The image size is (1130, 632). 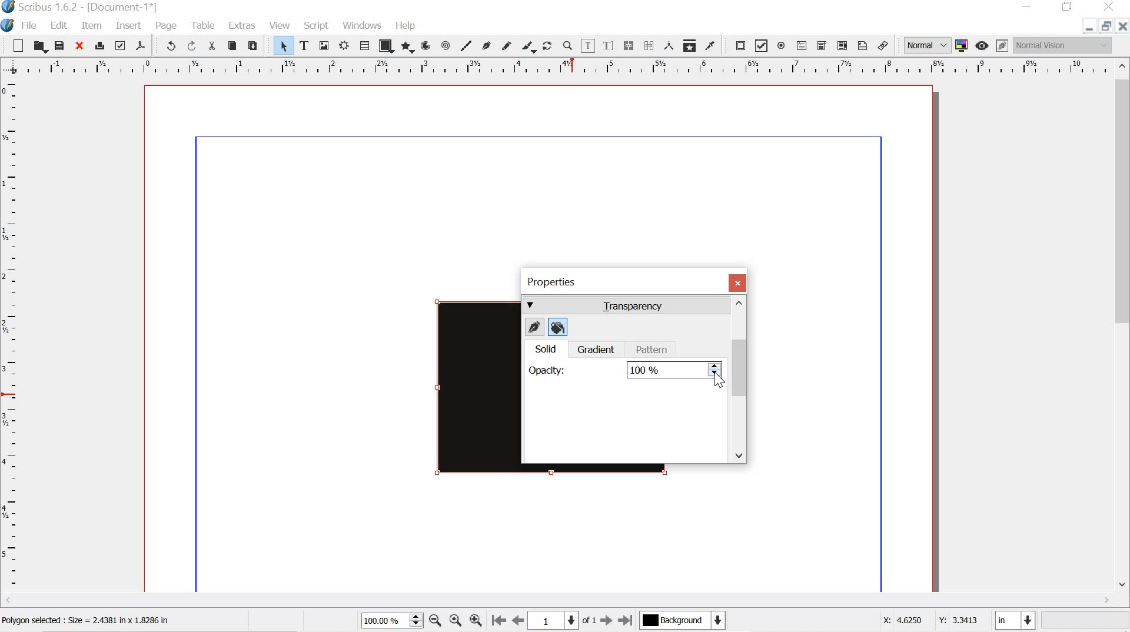 I want to click on select item, so click(x=282, y=45).